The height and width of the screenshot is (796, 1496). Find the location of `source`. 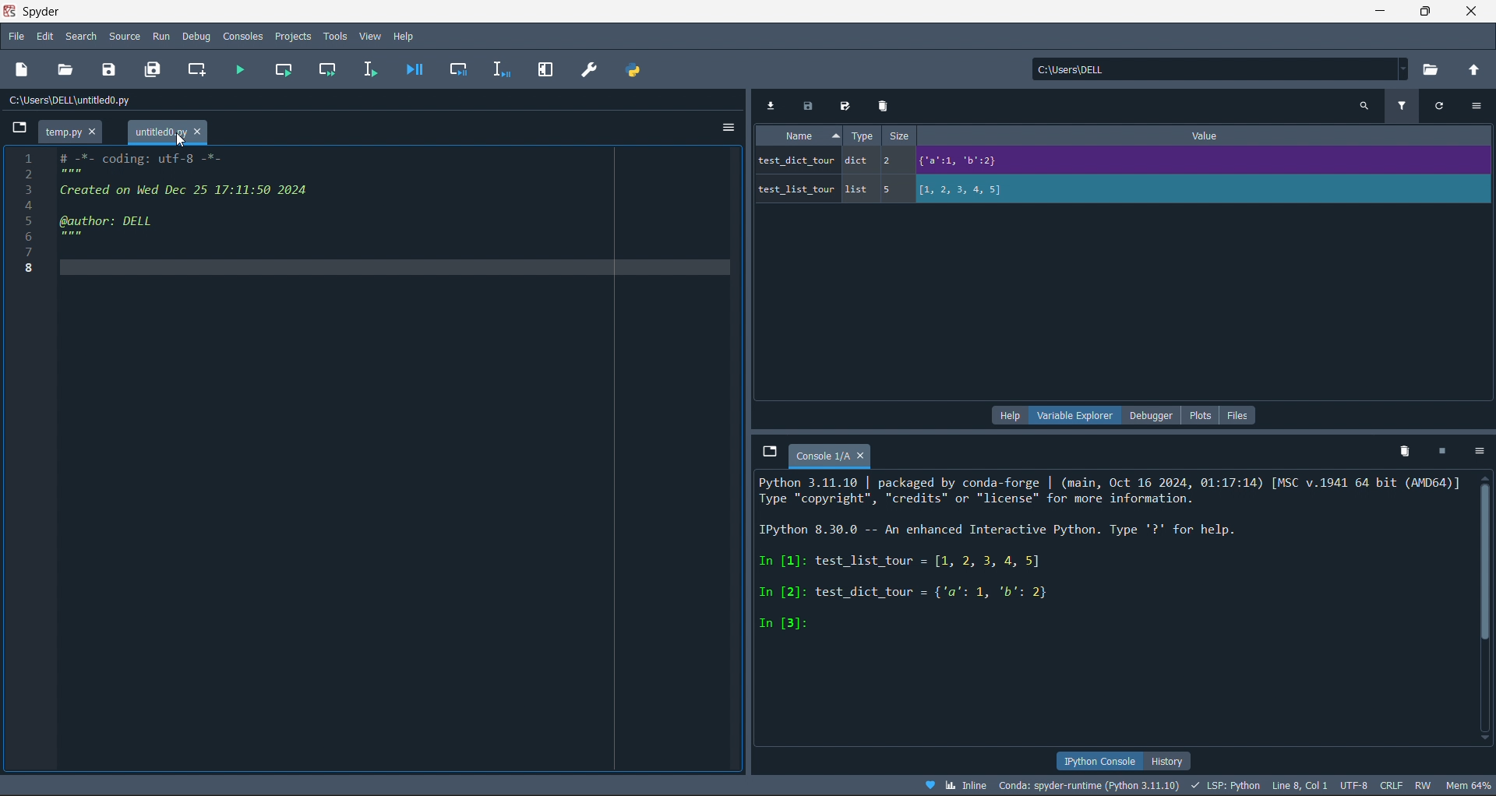

source is located at coordinates (124, 36).